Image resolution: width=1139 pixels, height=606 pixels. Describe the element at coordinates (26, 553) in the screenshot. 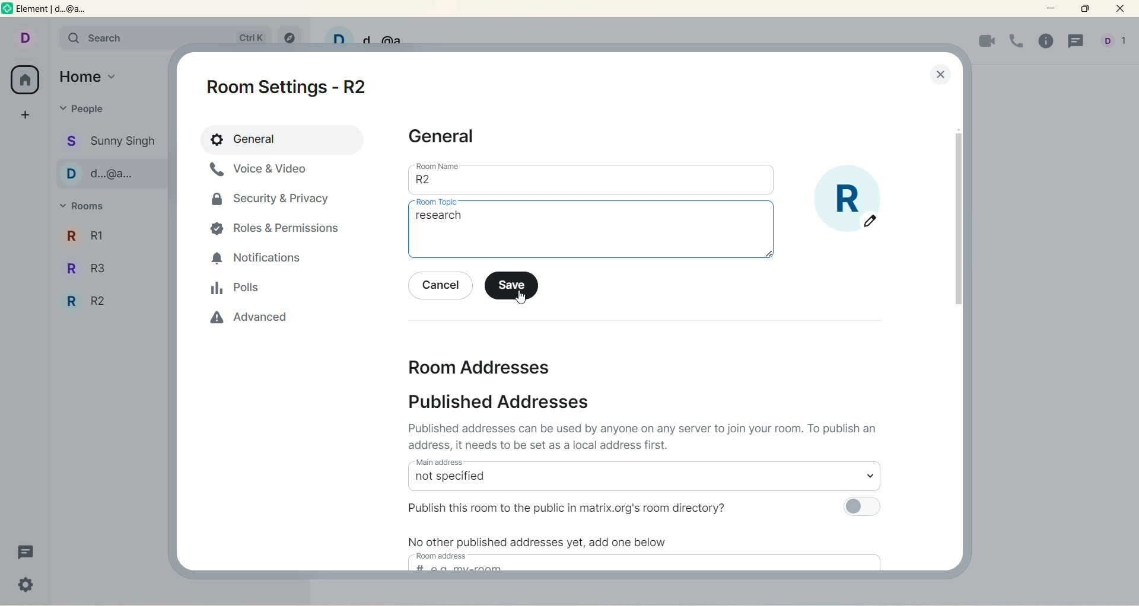

I see `threads` at that location.